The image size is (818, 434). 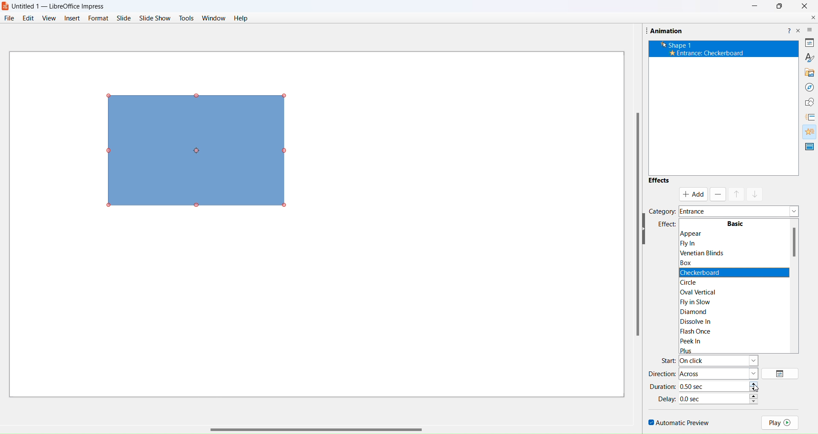 What do you see at coordinates (678, 421) in the screenshot?
I see `automatic preview` at bounding box center [678, 421].